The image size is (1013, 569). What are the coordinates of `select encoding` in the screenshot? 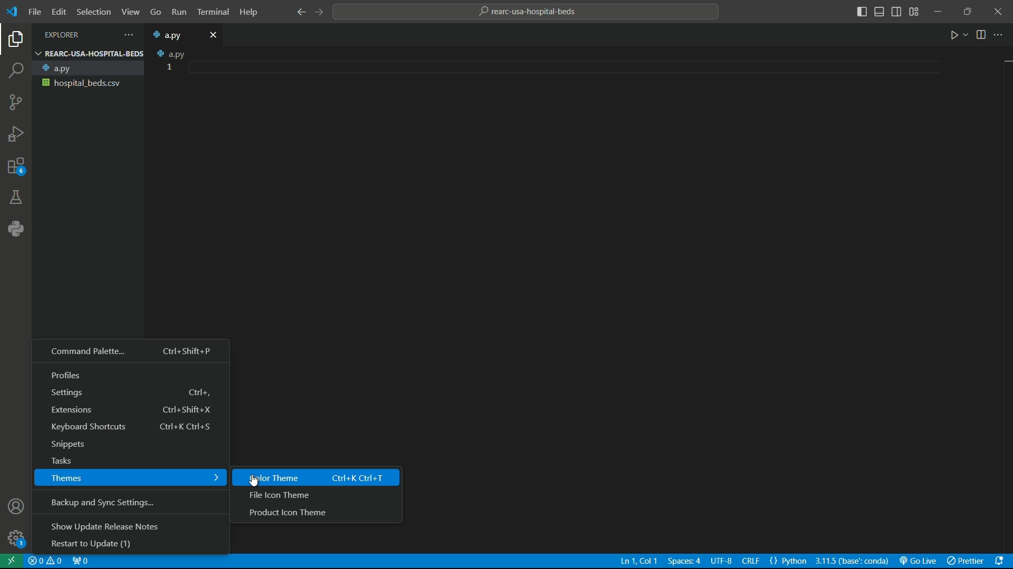 It's located at (721, 562).